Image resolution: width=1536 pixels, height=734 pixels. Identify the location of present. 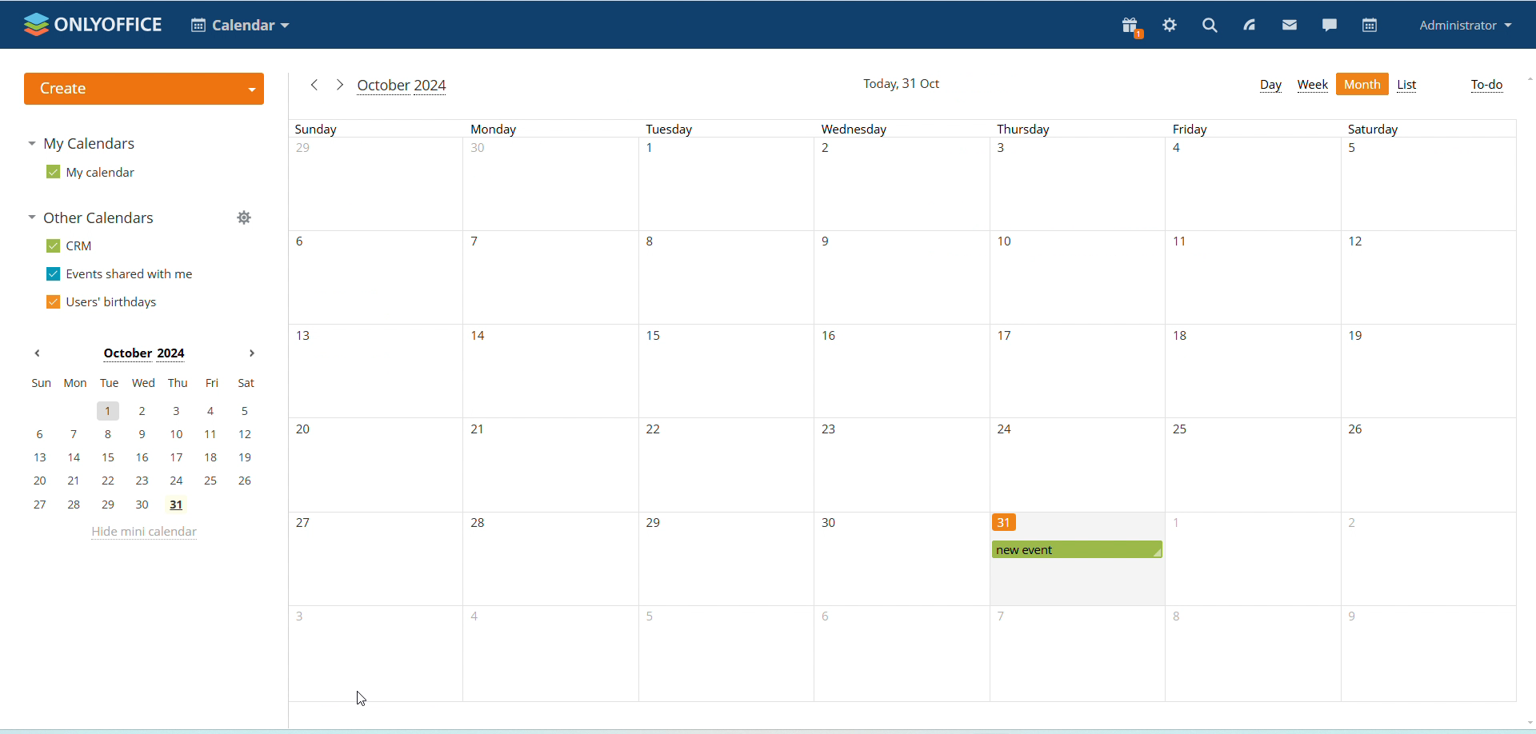
(1128, 28).